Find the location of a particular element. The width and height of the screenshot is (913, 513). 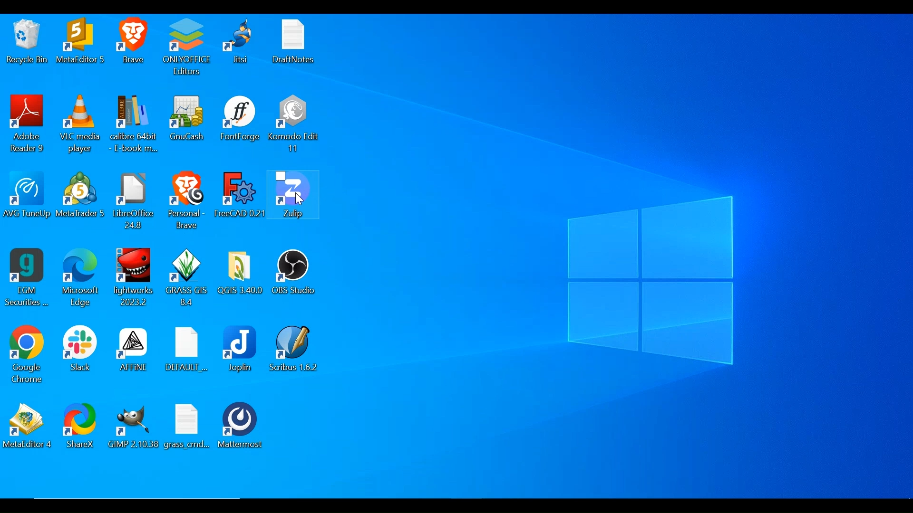

Affine Desktop Icon is located at coordinates (132, 350).